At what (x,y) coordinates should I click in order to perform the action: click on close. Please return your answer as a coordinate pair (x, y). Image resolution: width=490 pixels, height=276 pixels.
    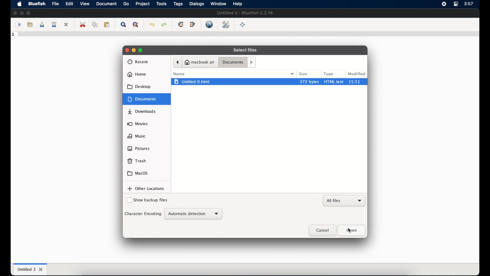
    Looking at the image, I should click on (67, 24).